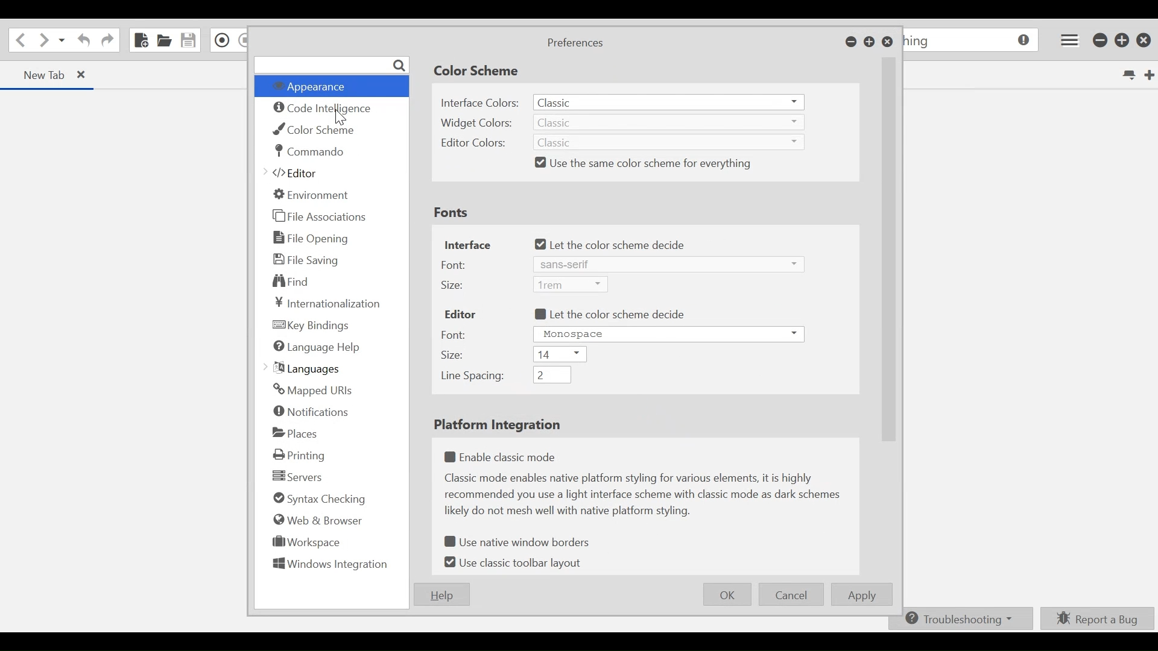 The width and height of the screenshot is (1158, 651). What do you see at coordinates (455, 333) in the screenshot?
I see `Font:` at bounding box center [455, 333].